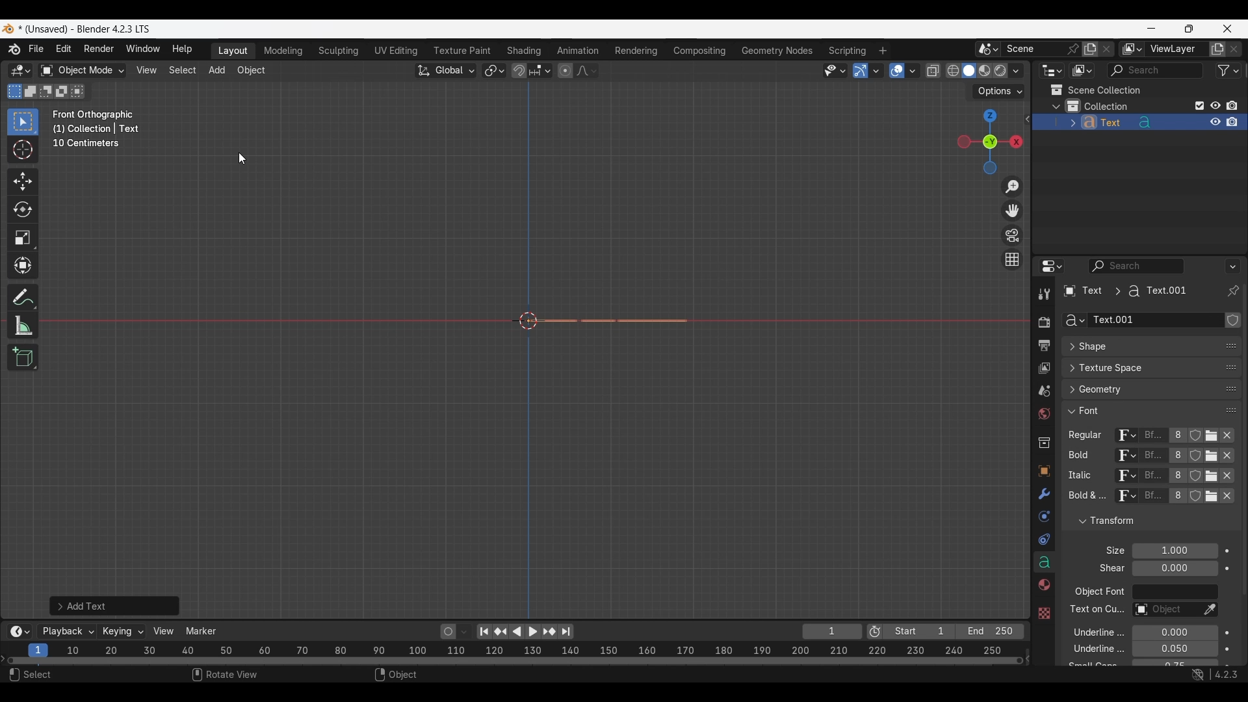 The height and width of the screenshot is (702, 1248). What do you see at coordinates (1229, 390) in the screenshot?
I see `change position` at bounding box center [1229, 390].